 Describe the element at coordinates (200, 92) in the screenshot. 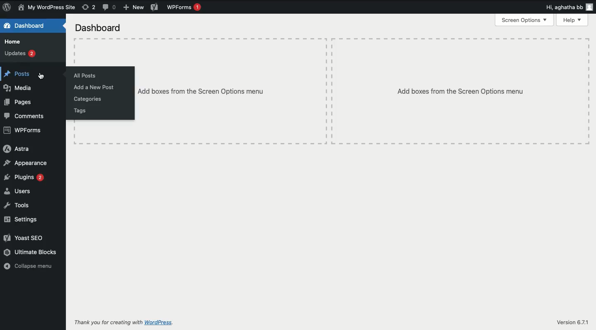

I see `Add boxes from the Screen options menu` at that location.